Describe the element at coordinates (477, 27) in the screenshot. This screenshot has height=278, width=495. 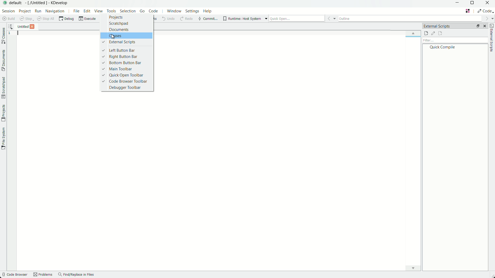
I see `change tab layout` at that location.